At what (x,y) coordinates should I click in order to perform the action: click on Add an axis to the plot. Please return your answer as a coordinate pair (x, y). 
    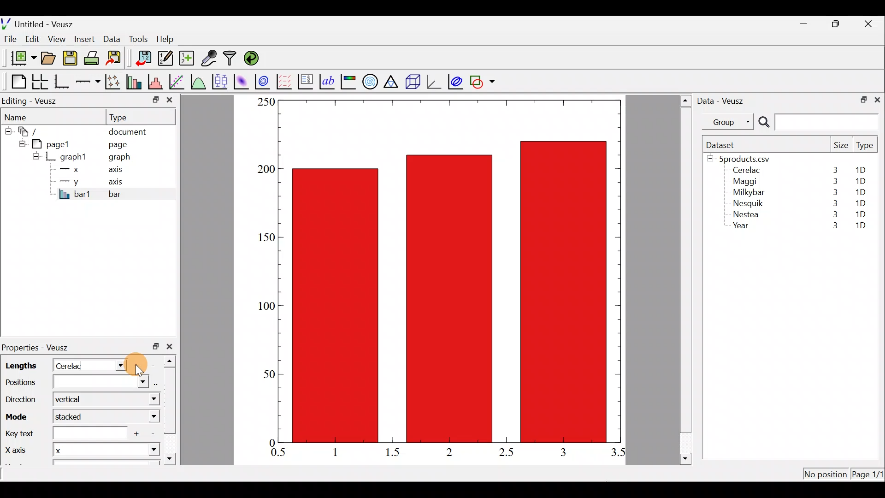
    Looking at the image, I should click on (90, 82).